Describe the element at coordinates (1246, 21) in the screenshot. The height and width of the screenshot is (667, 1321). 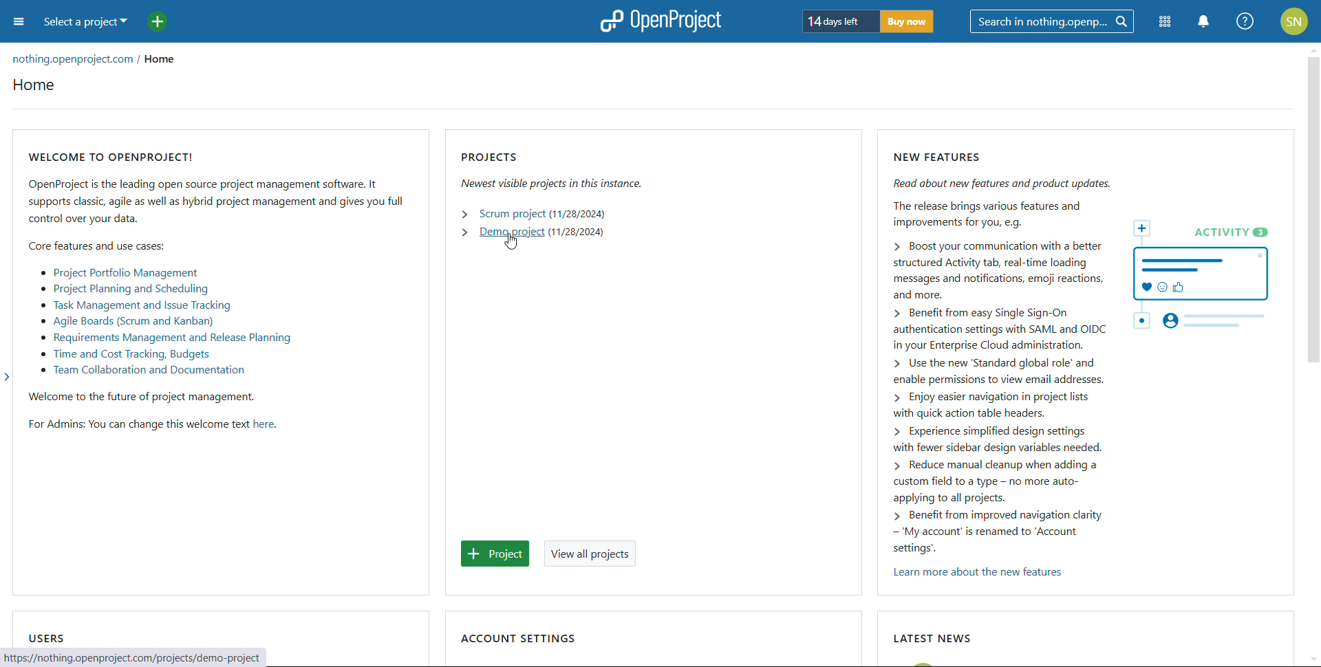
I see `help` at that location.